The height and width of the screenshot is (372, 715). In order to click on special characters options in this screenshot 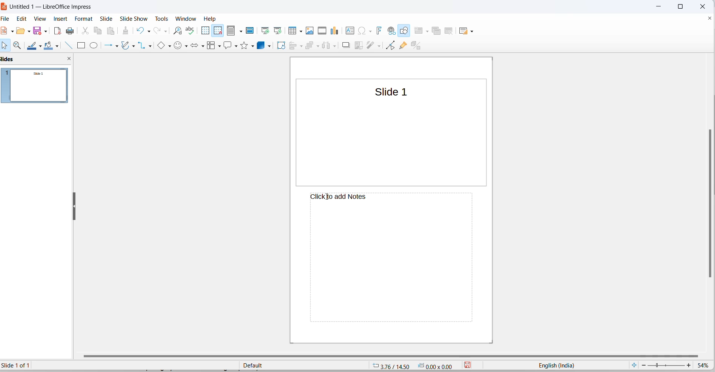, I will do `click(370, 30)`.